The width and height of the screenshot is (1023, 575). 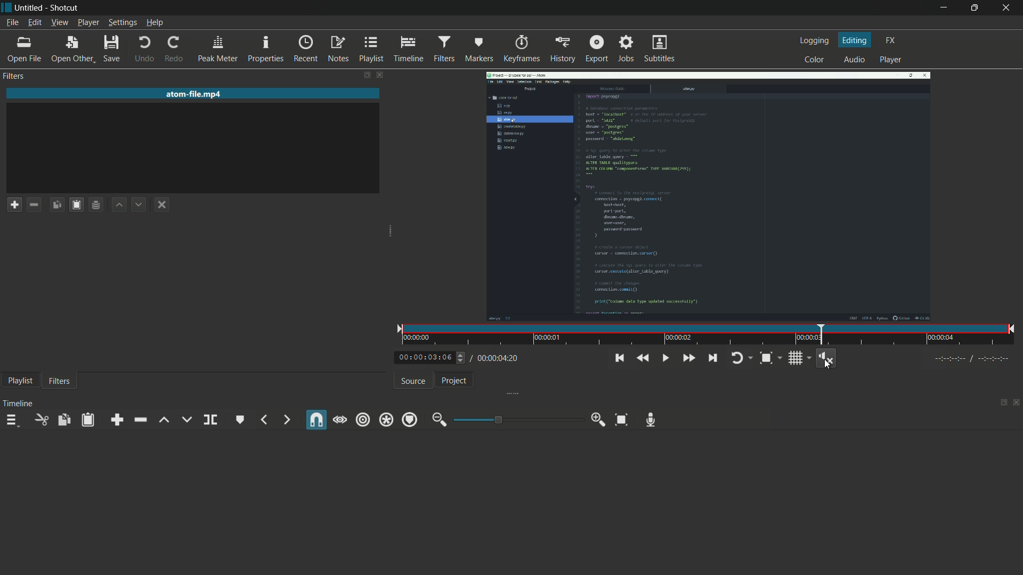 I want to click on append, so click(x=116, y=420).